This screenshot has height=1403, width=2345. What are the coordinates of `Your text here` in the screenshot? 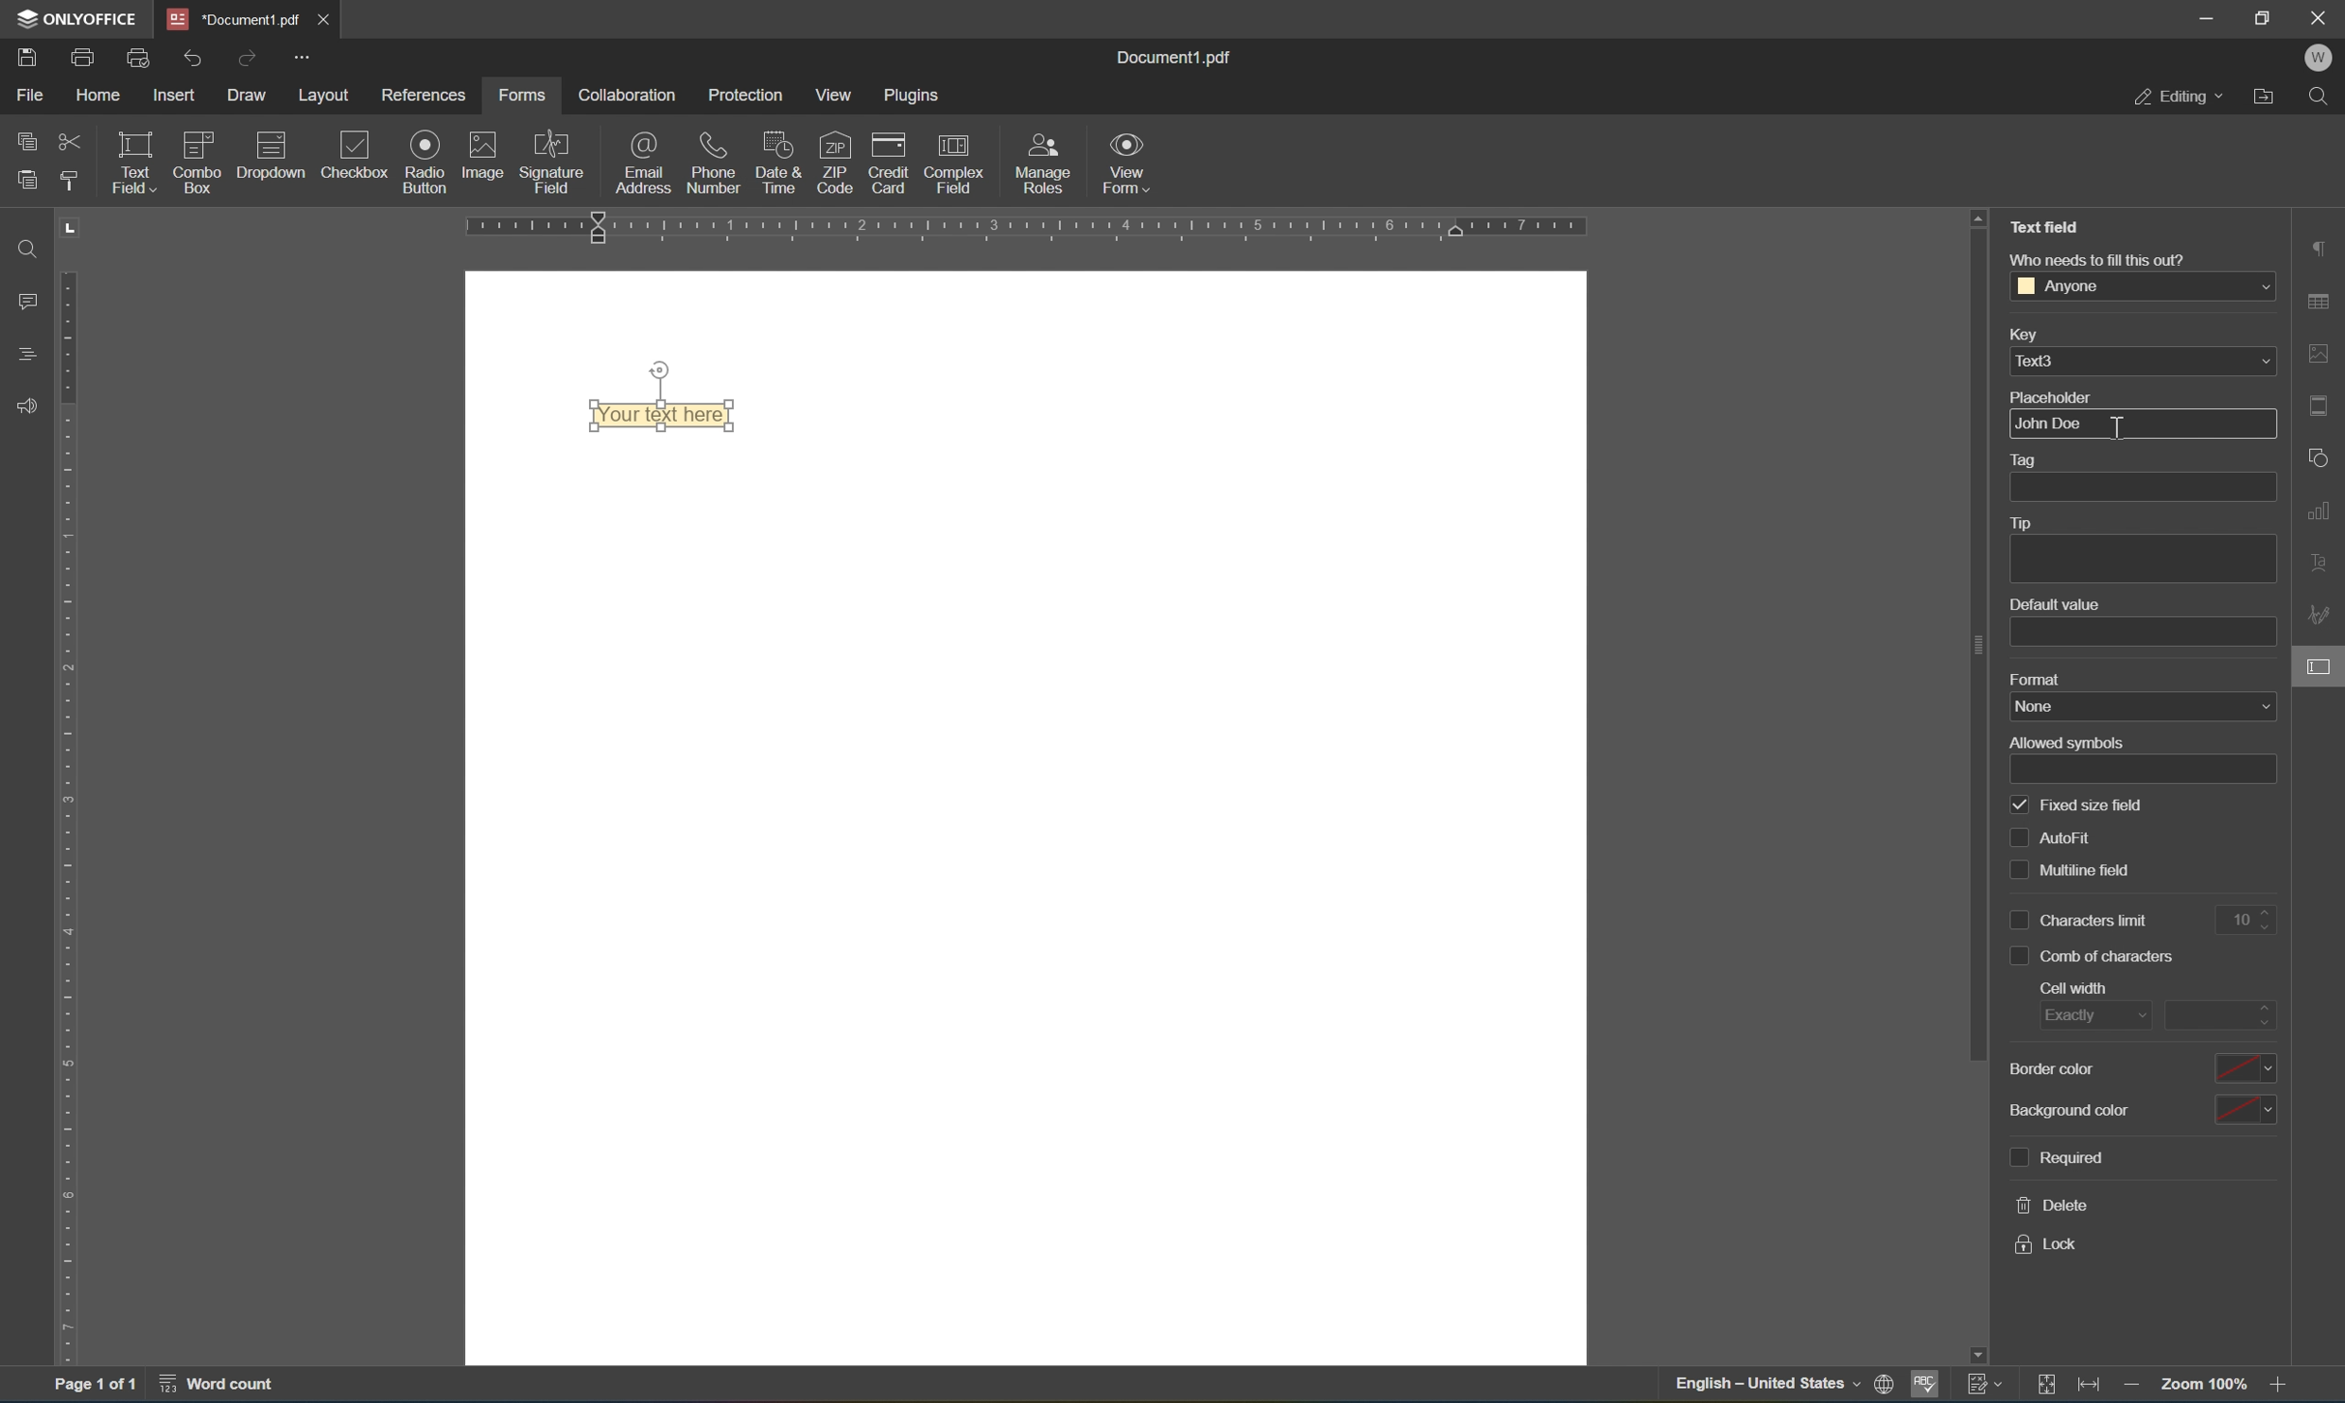 It's located at (664, 415).